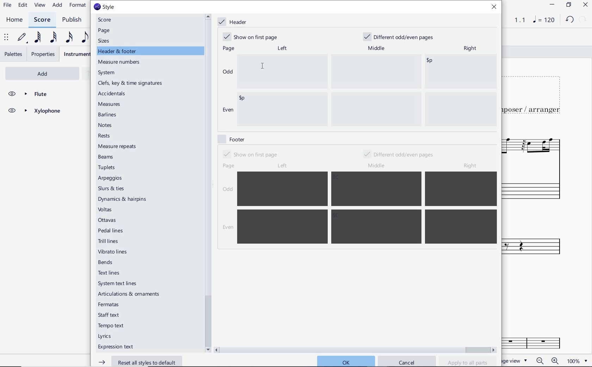 The image size is (592, 367). Describe the element at coordinates (227, 111) in the screenshot. I see `even` at that location.